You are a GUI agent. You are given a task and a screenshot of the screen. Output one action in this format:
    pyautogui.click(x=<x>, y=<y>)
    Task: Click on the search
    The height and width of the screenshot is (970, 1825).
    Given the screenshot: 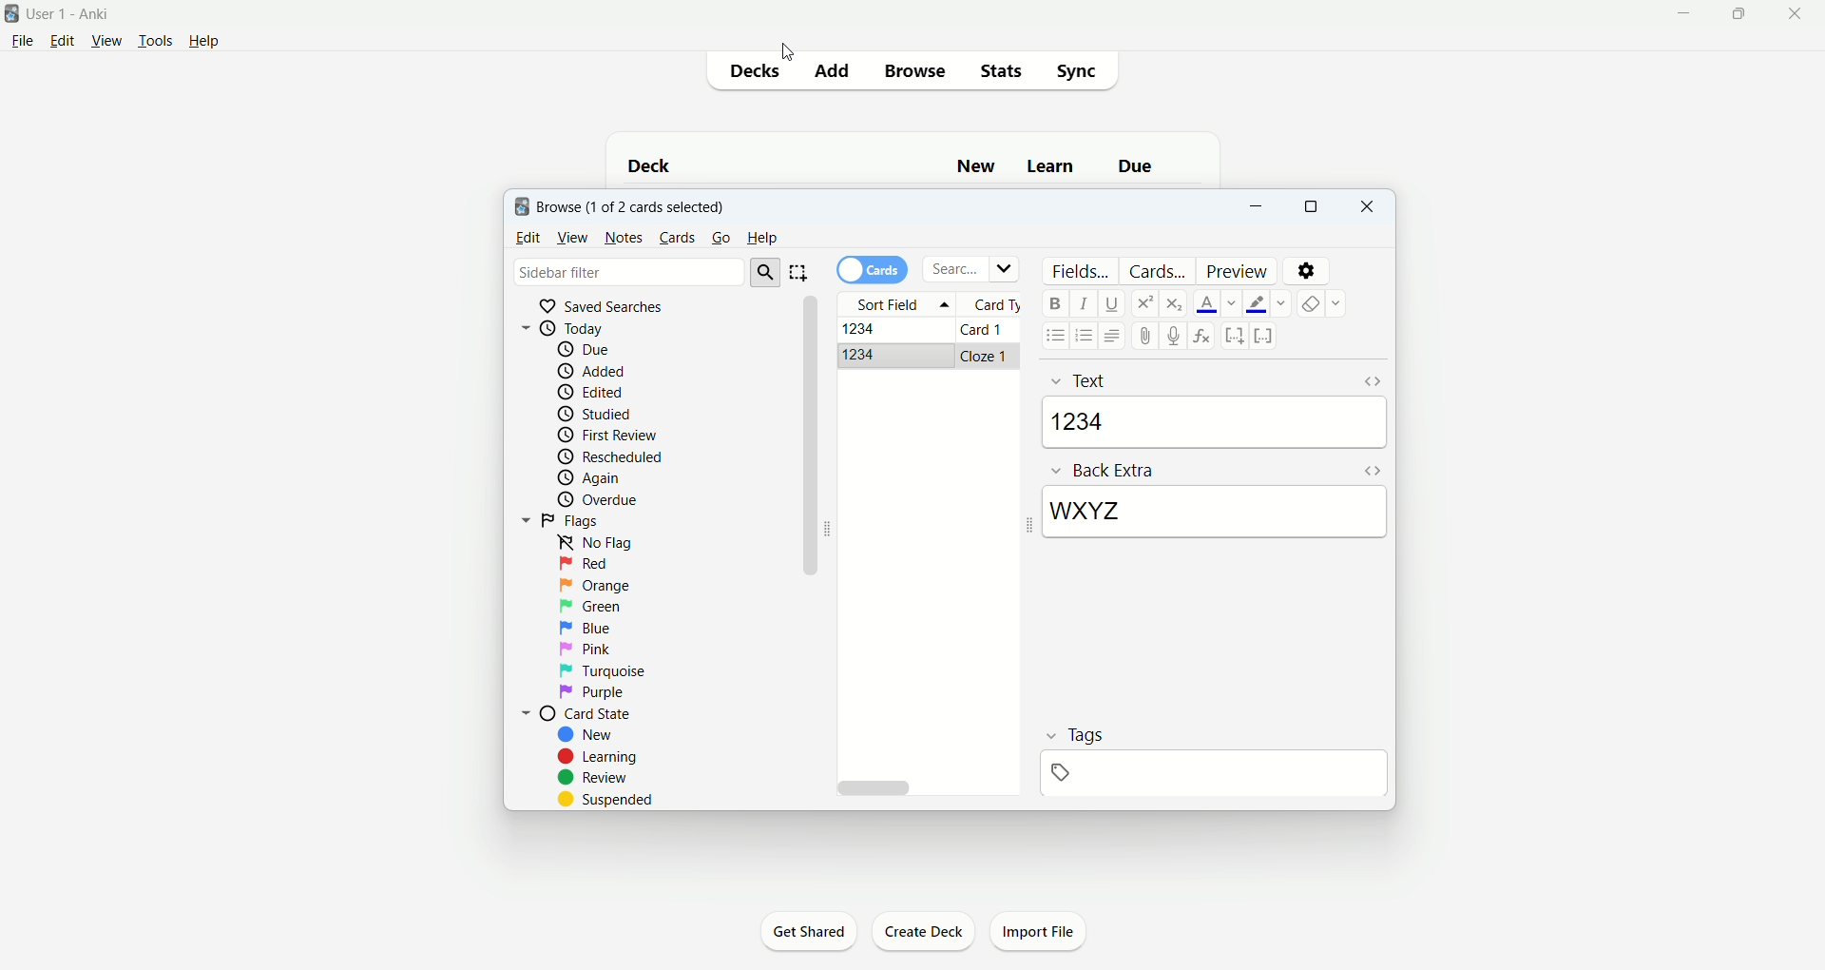 What is the action you would take?
    pyautogui.click(x=955, y=268)
    